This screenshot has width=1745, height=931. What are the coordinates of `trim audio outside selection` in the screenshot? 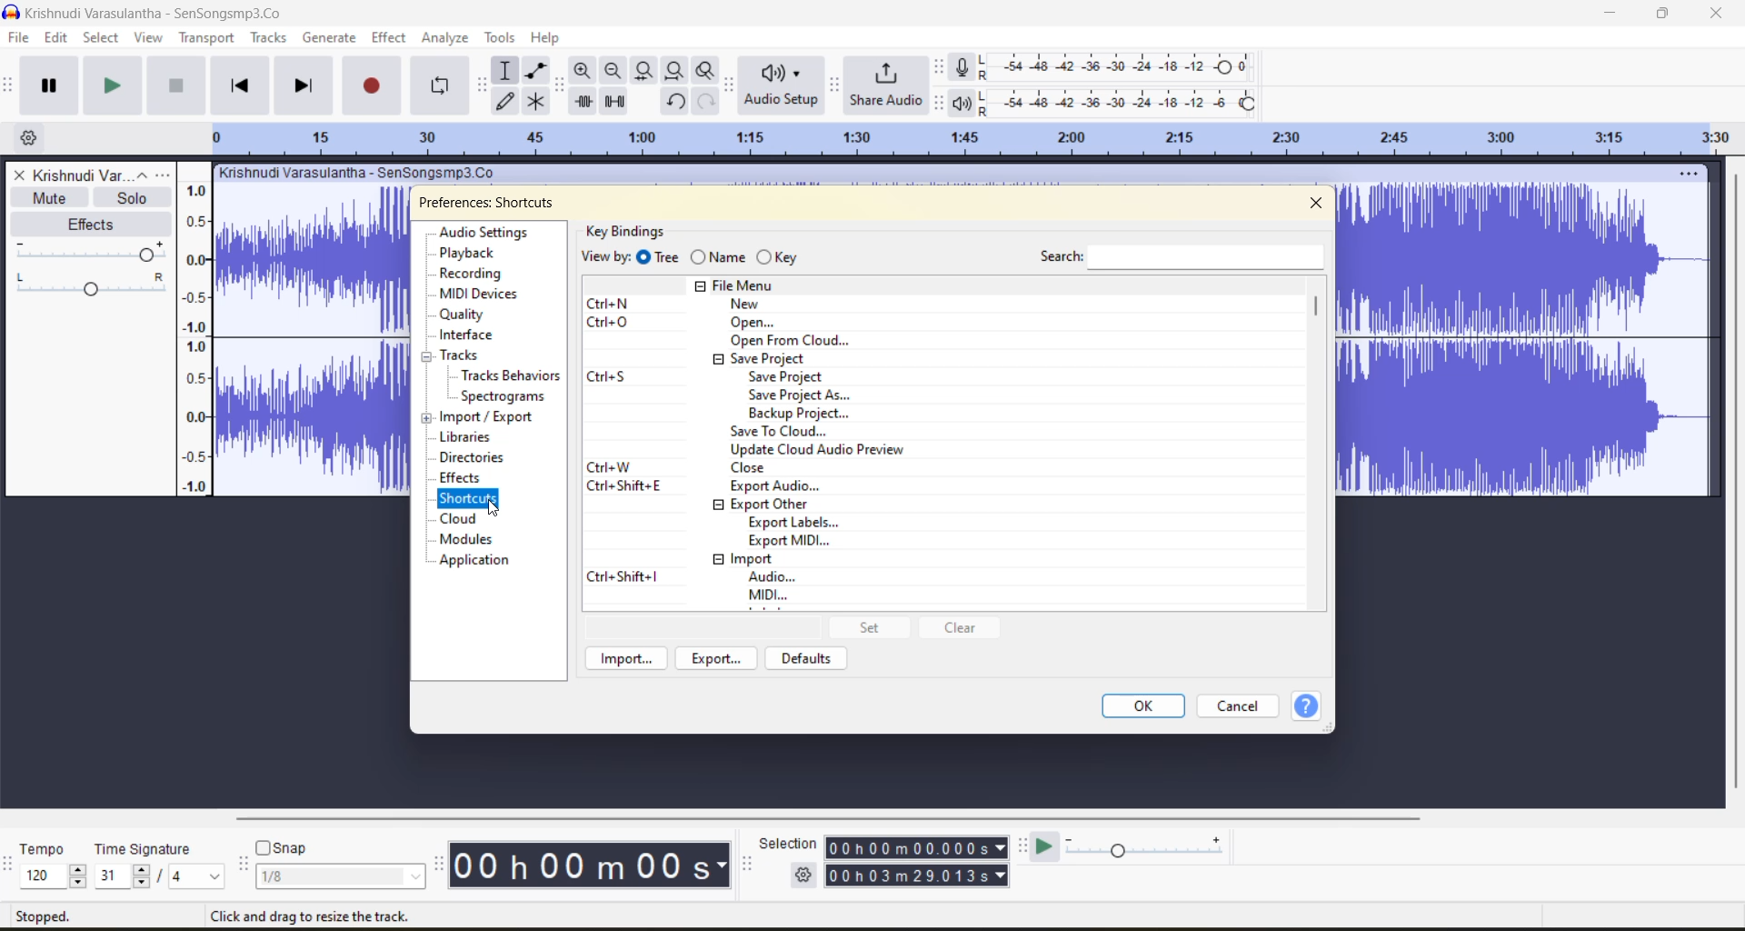 It's located at (583, 103).